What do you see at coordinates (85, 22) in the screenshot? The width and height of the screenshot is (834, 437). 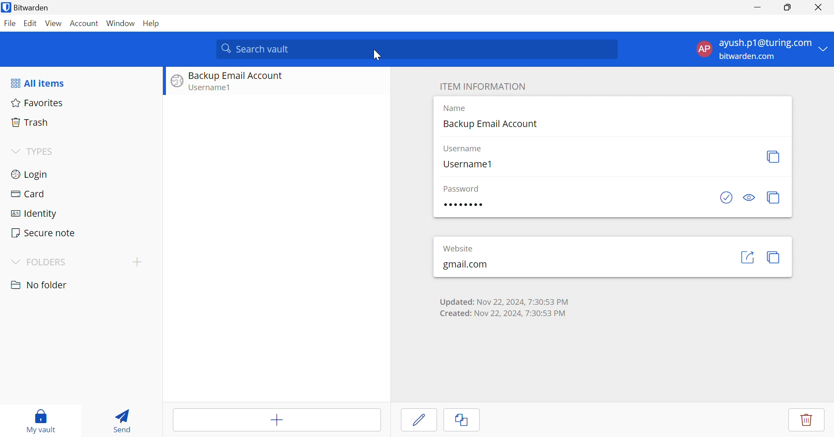 I see `Account` at bounding box center [85, 22].